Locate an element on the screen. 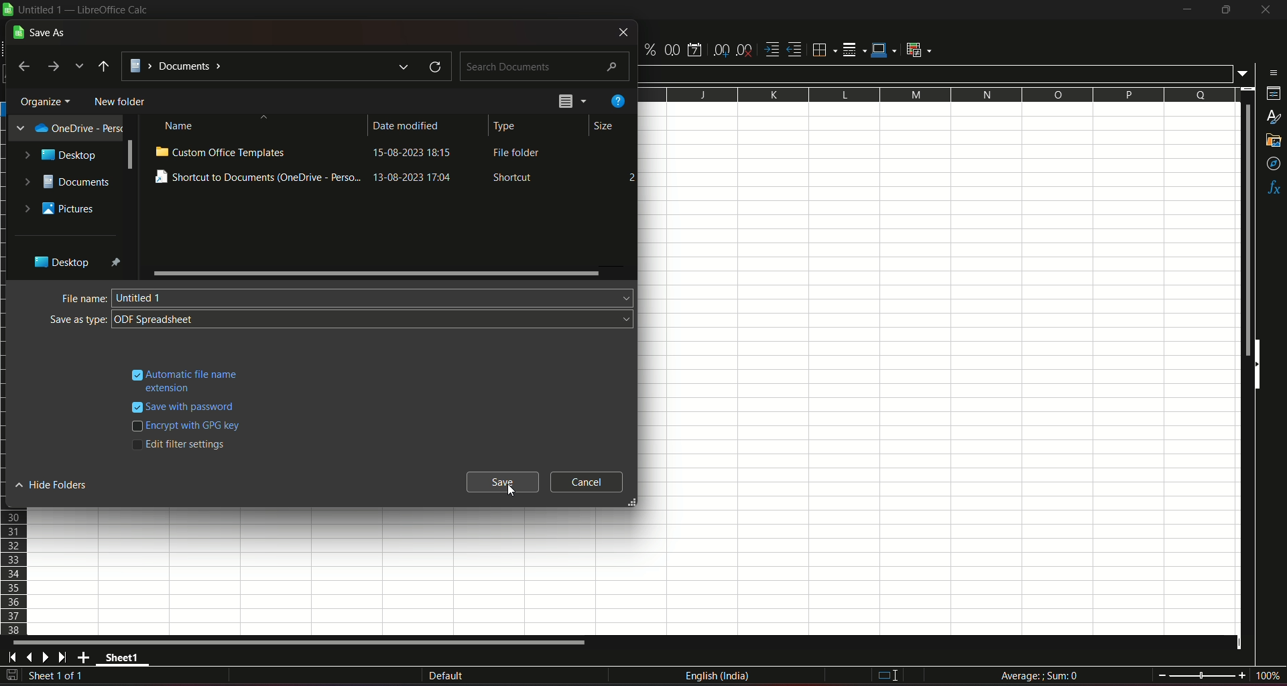  close is located at coordinates (1263, 12).